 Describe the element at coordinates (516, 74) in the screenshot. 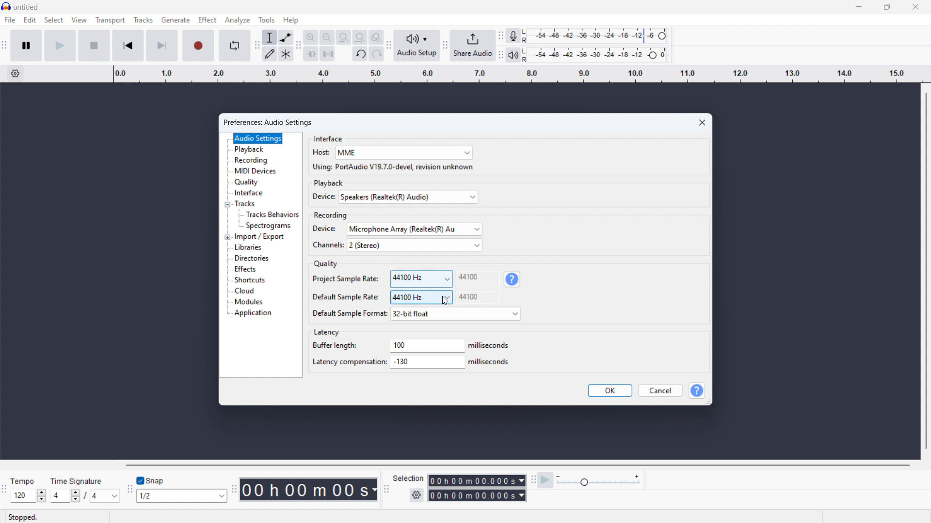

I see `timeline` at that location.